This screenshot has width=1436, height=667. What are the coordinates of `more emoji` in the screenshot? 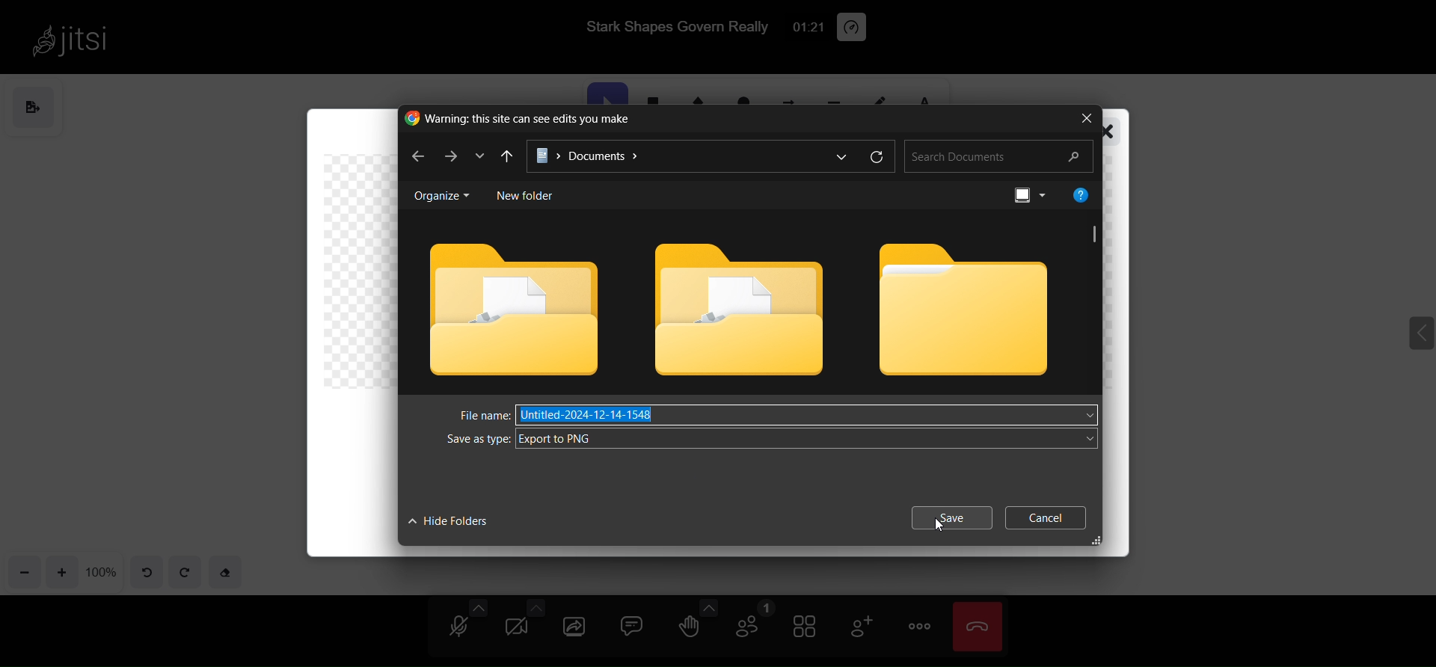 It's located at (705, 606).